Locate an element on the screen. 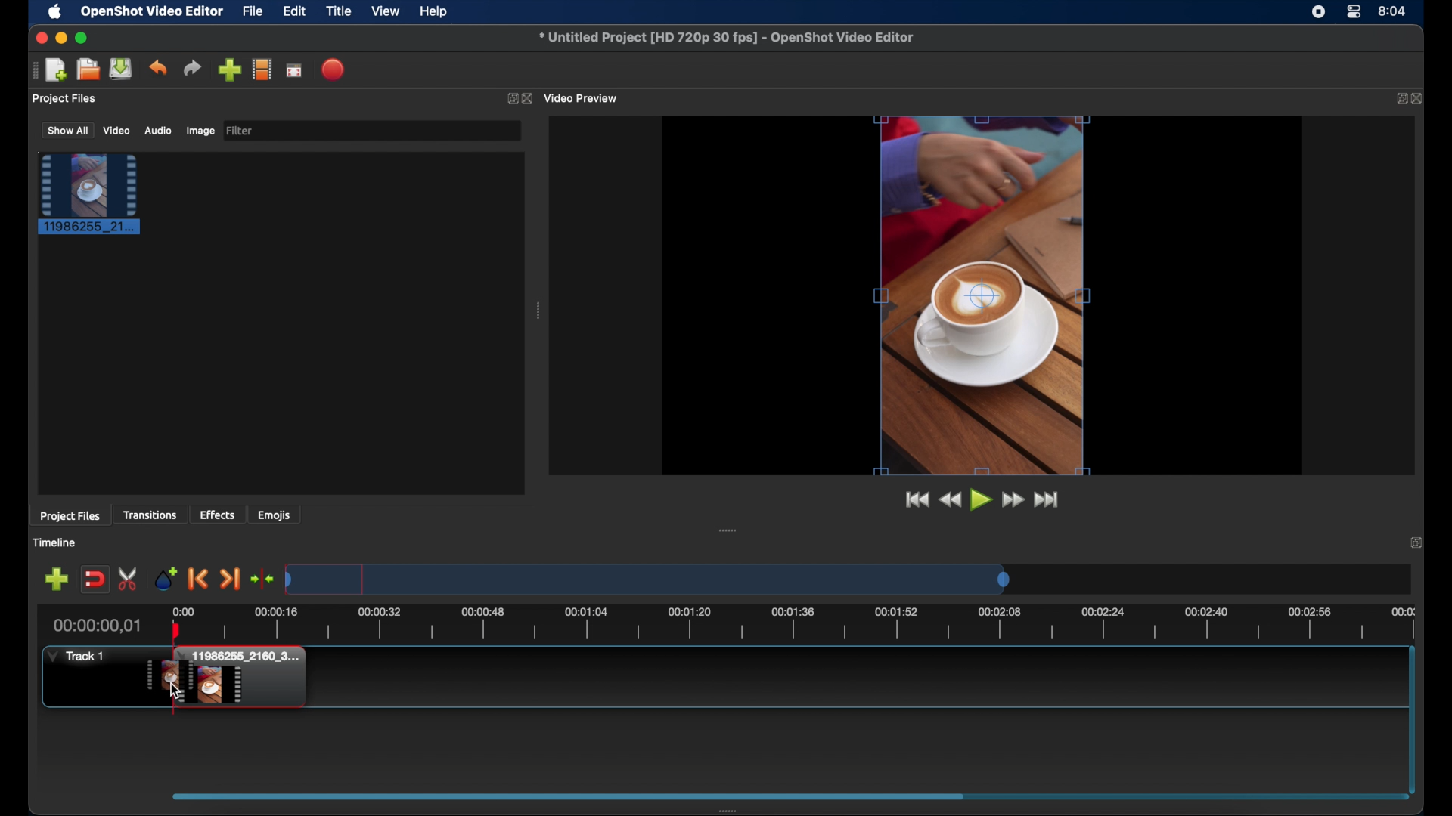 The height and width of the screenshot is (816, 1452). expand is located at coordinates (510, 98).